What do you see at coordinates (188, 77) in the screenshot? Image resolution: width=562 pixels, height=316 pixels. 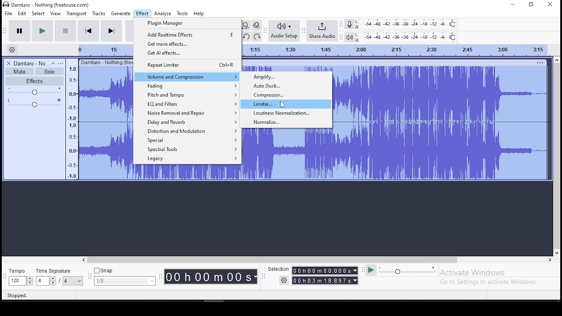 I see `volume and compression` at bounding box center [188, 77].